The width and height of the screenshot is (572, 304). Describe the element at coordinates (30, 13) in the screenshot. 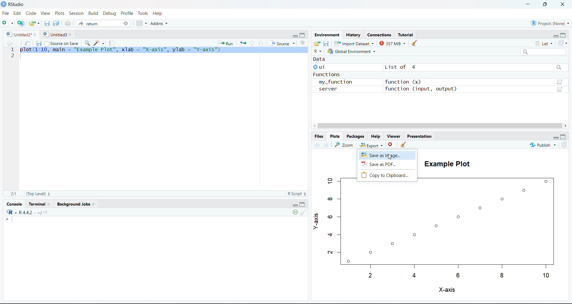

I see `Code` at that location.